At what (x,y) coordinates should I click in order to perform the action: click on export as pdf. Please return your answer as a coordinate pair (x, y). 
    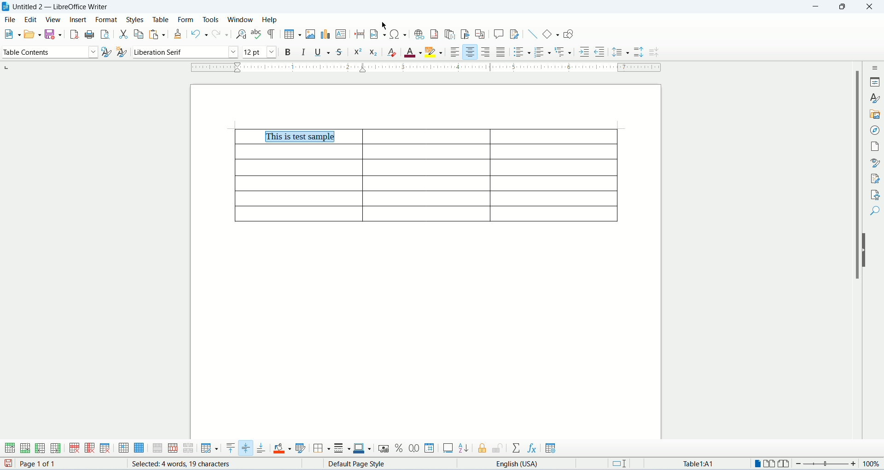
    Looking at the image, I should click on (74, 34).